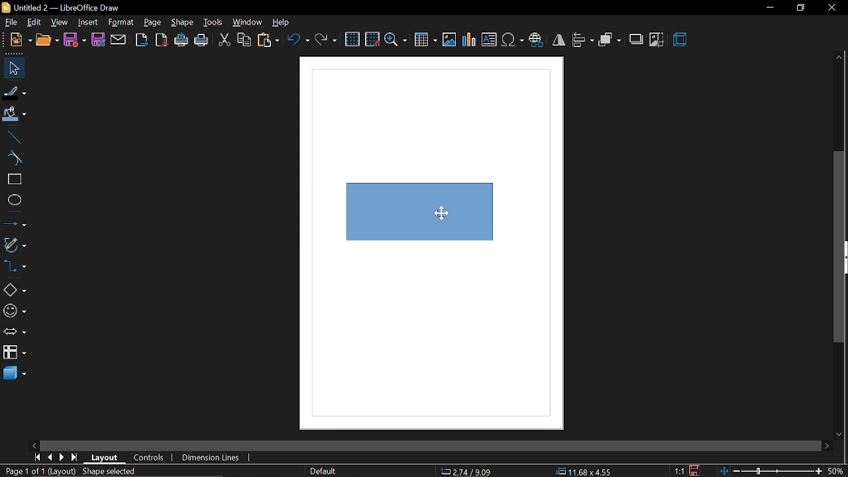  I want to click on Current shape, so click(425, 221).